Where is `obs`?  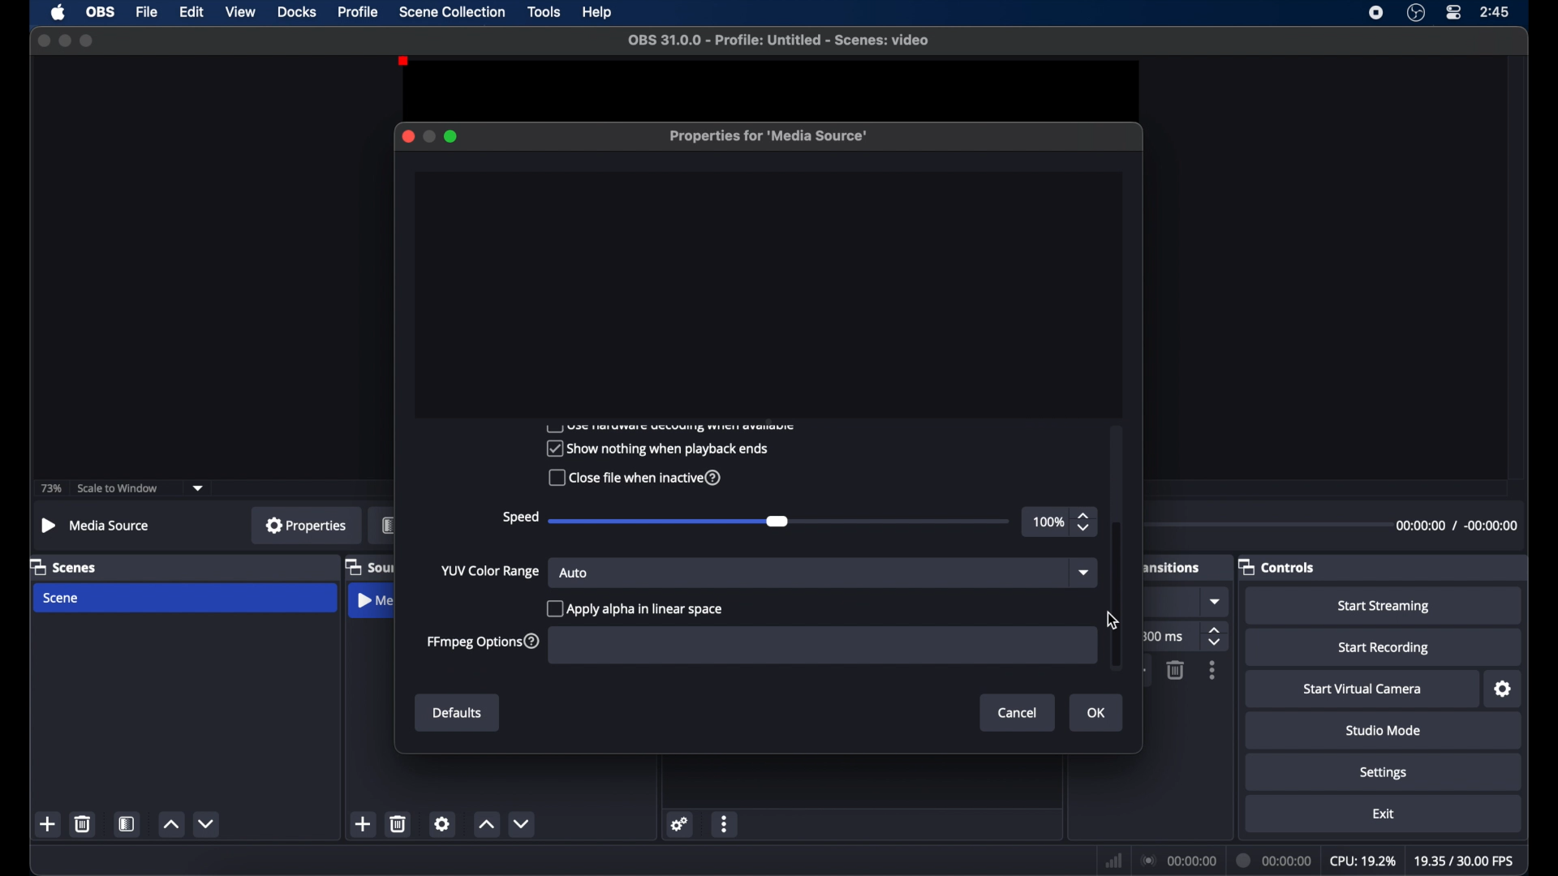 obs is located at coordinates (101, 12).